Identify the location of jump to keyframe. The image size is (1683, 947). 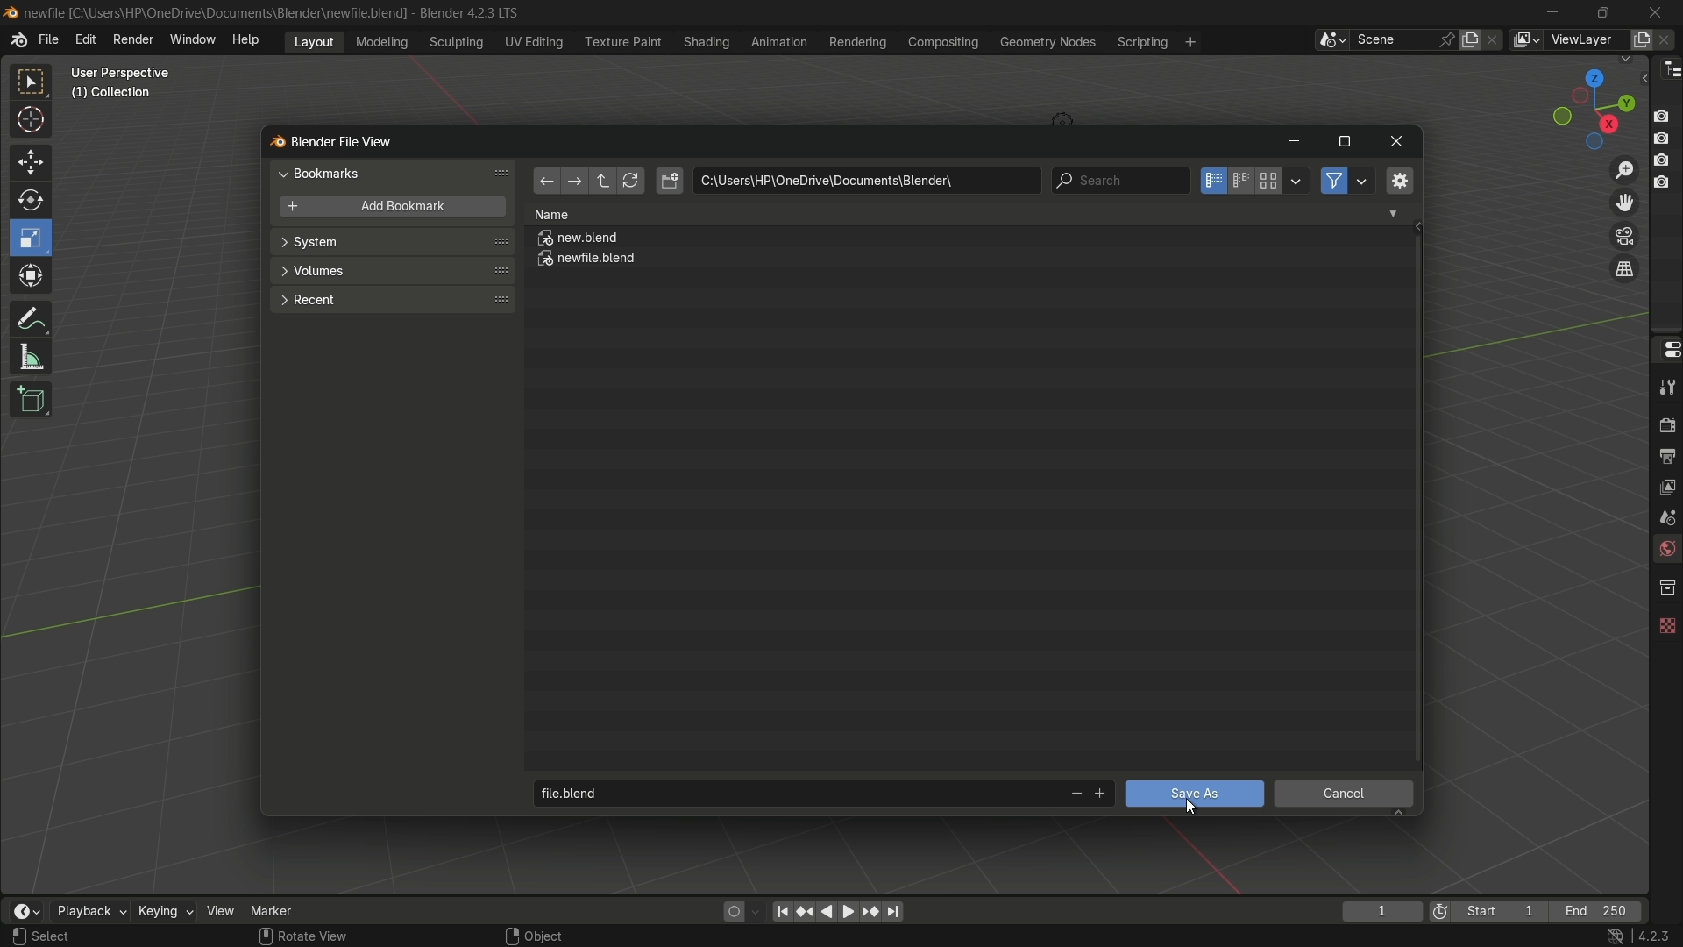
(870, 910).